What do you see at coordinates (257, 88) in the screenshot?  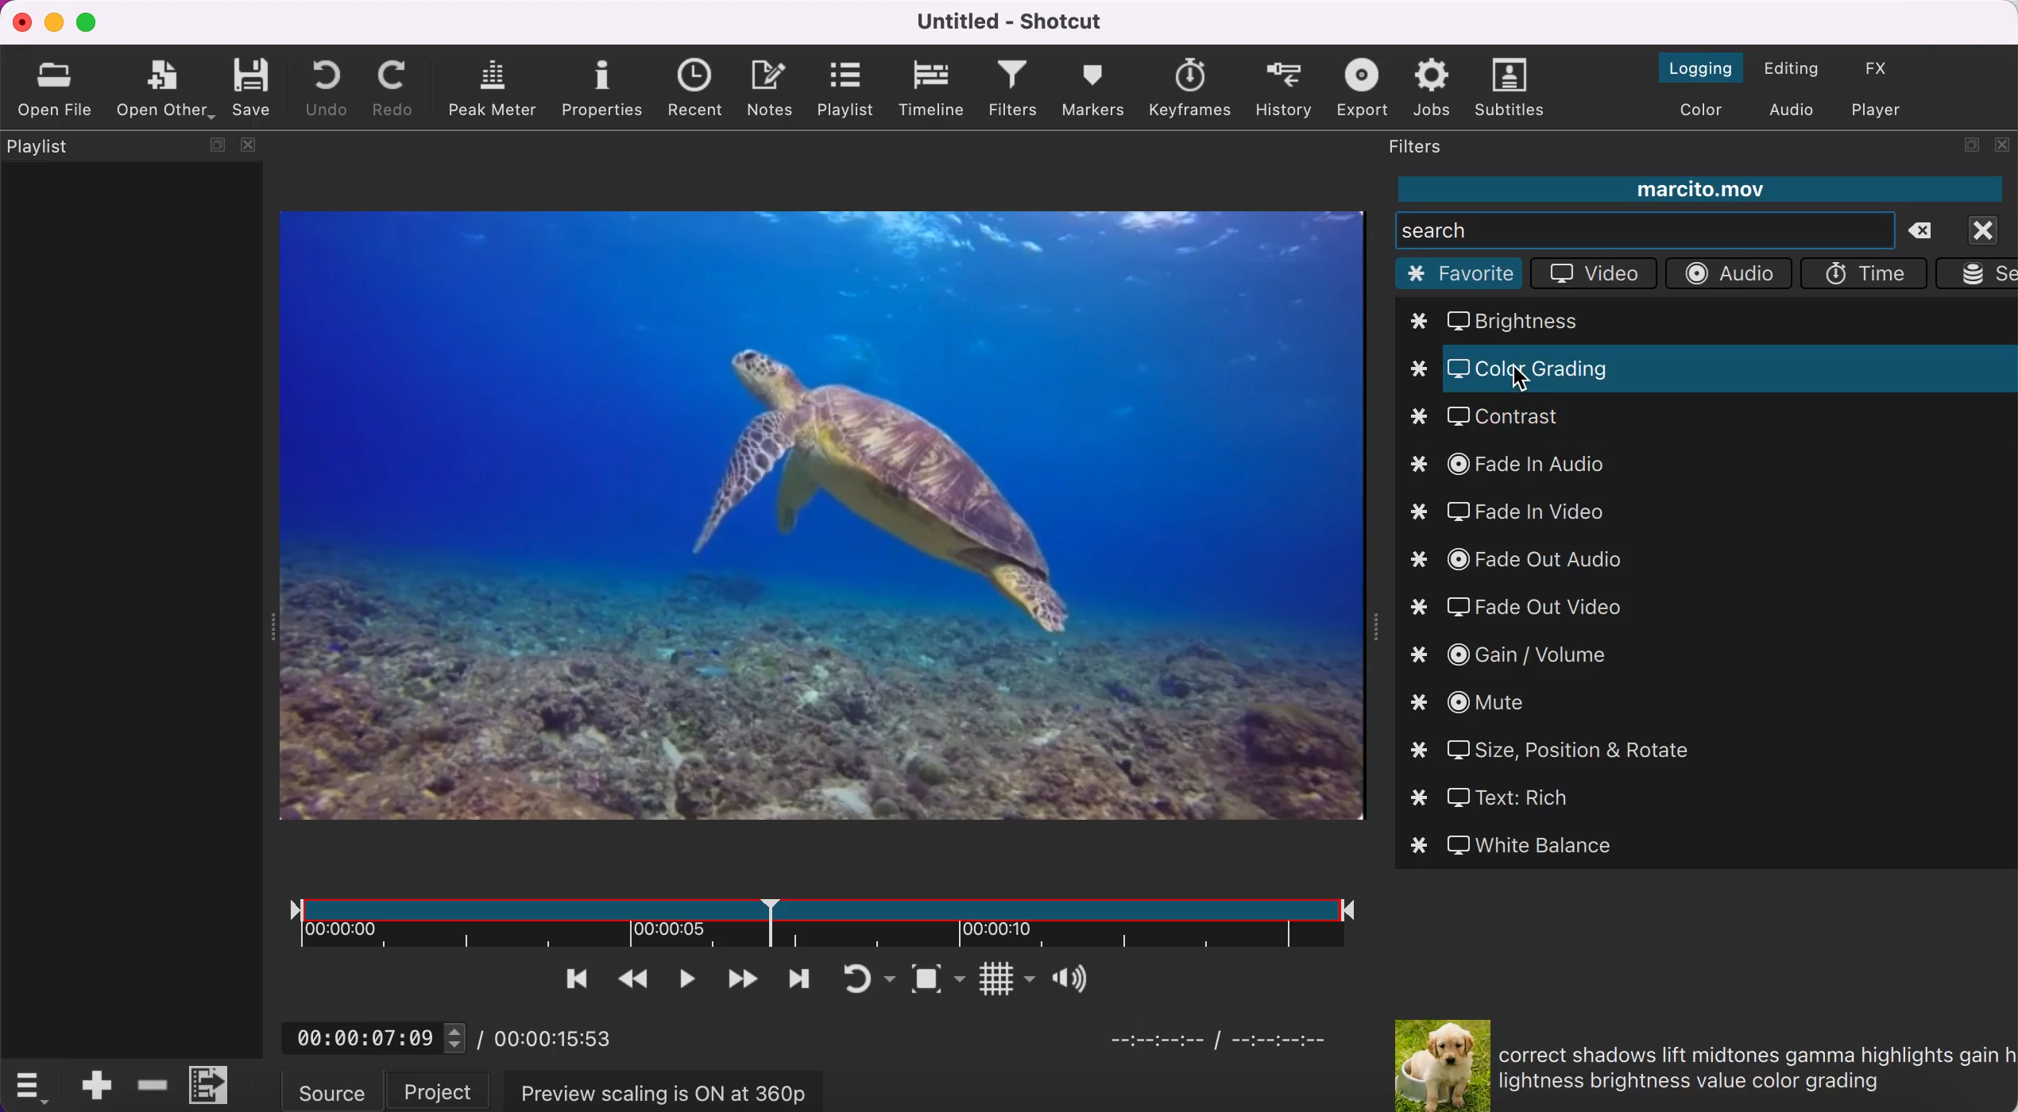 I see `save` at bounding box center [257, 88].